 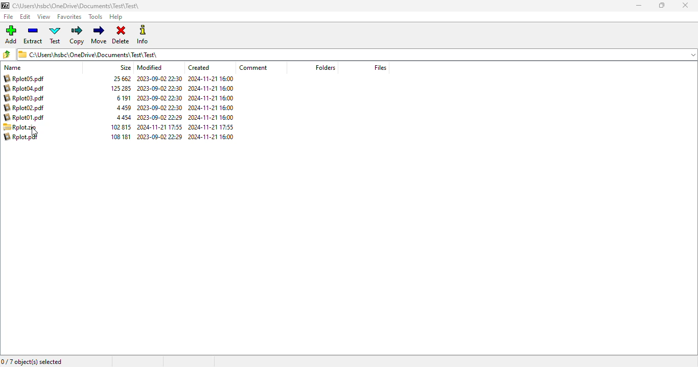 What do you see at coordinates (121, 35) in the screenshot?
I see `delete` at bounding box center [121, 35].